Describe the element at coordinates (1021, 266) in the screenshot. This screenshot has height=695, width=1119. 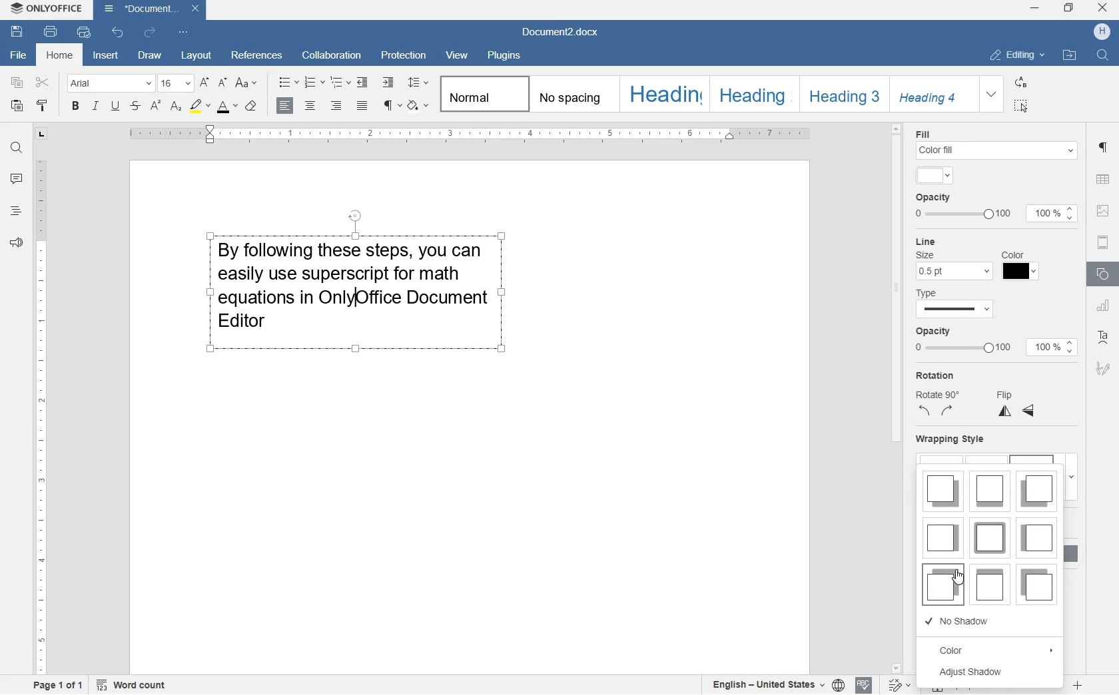
I see `Line color` at that location.